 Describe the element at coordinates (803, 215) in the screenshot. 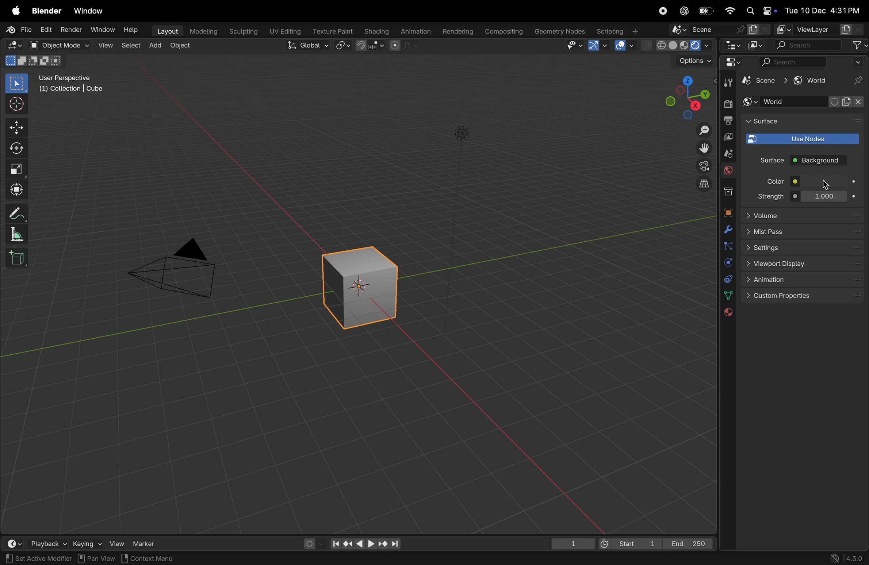

I see `volume` at that location.